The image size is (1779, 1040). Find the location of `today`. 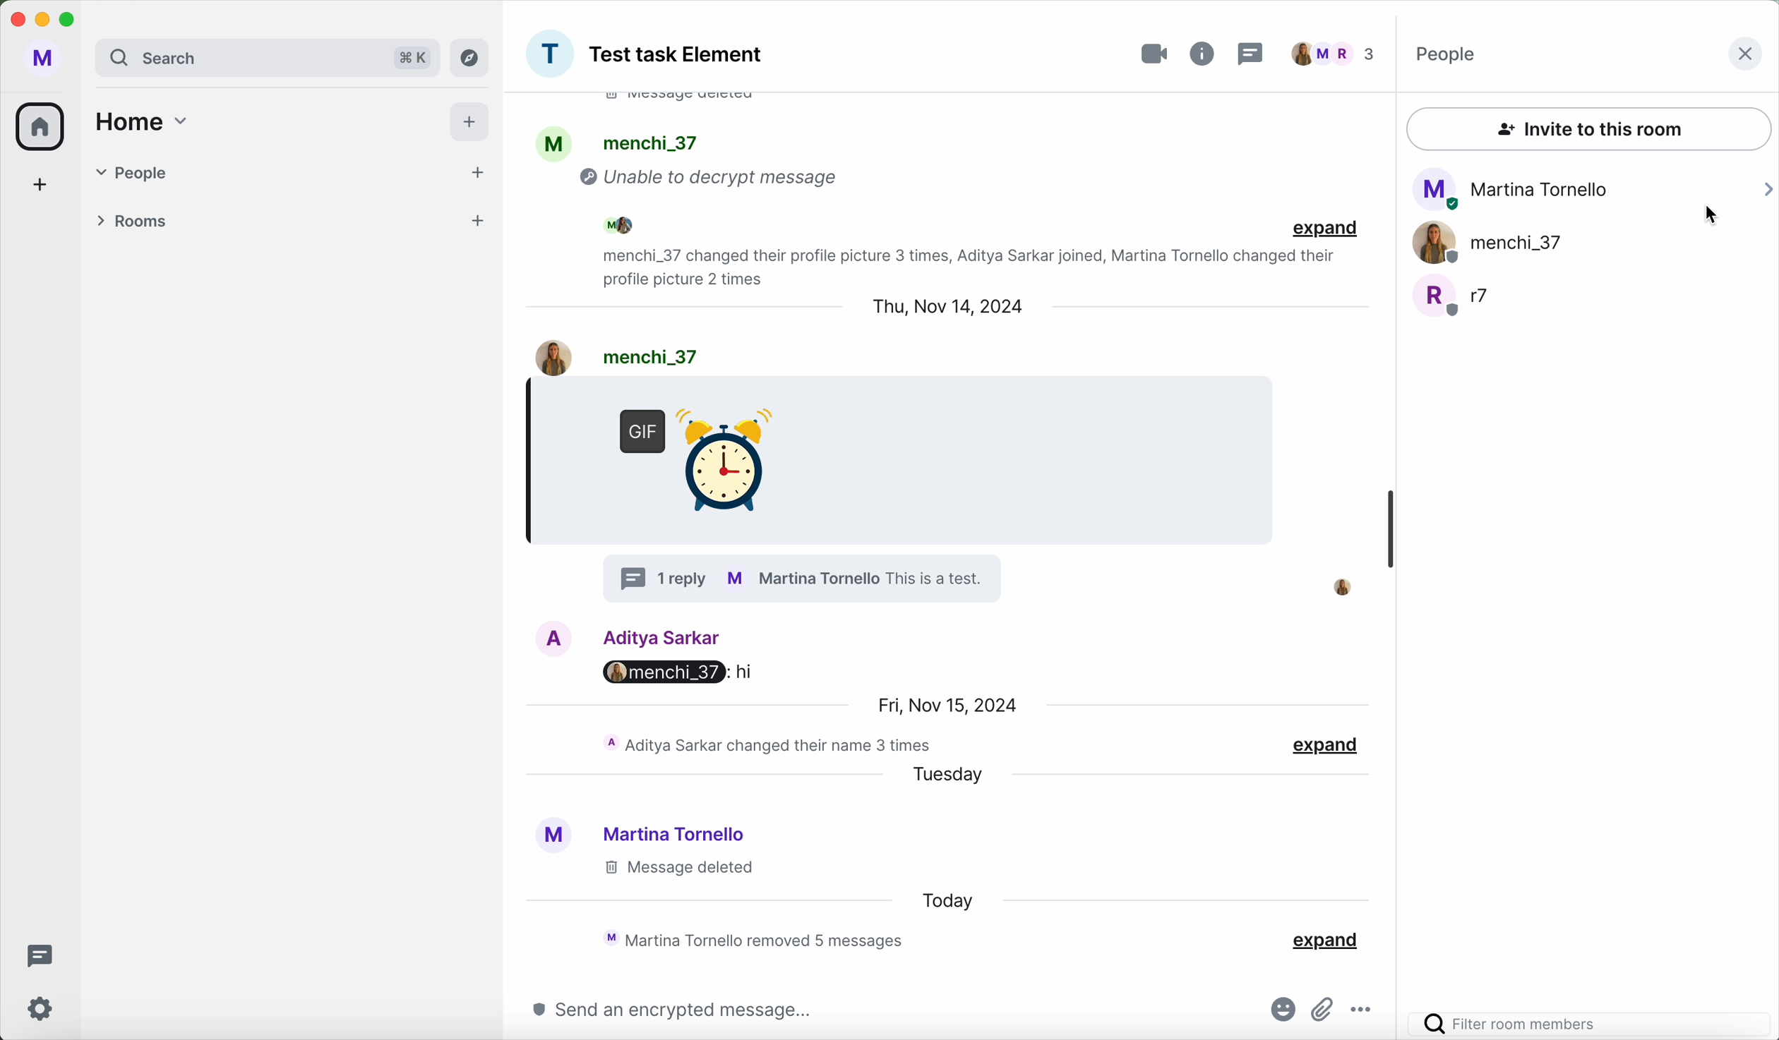

today is located at coordinates (946, 900).